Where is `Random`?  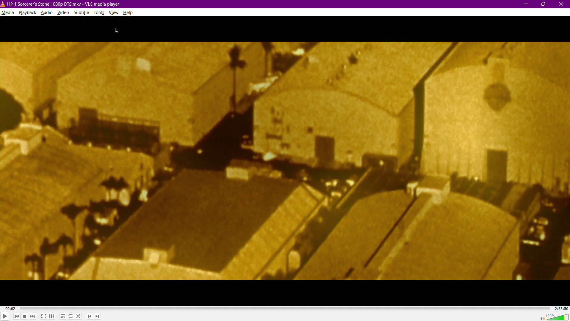
Random is located at coordinates (79, 317).